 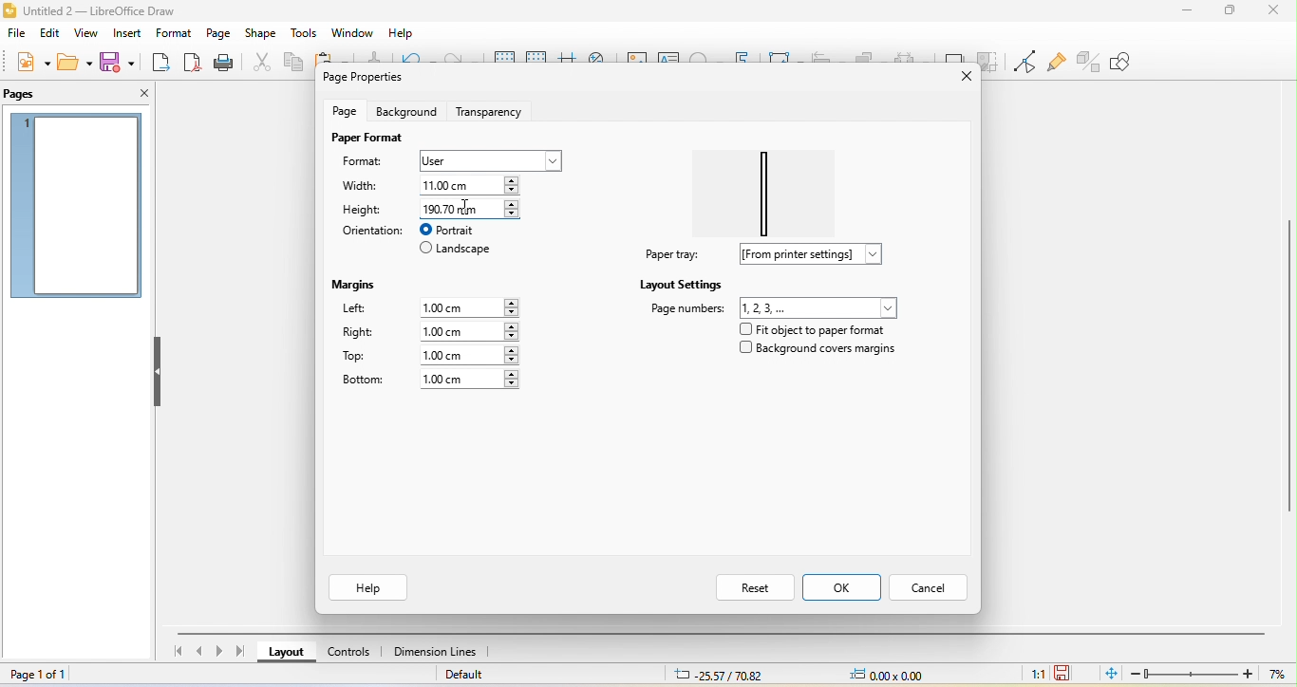 I want to click on page properties, so click(x=368, y=79).